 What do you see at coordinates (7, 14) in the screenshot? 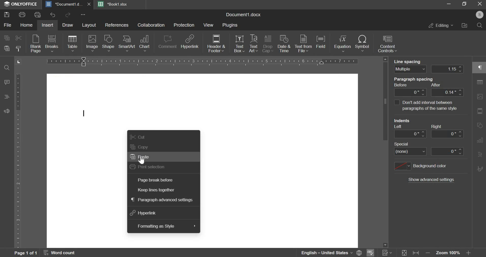
I see `save` at bounding box center [7, 14].